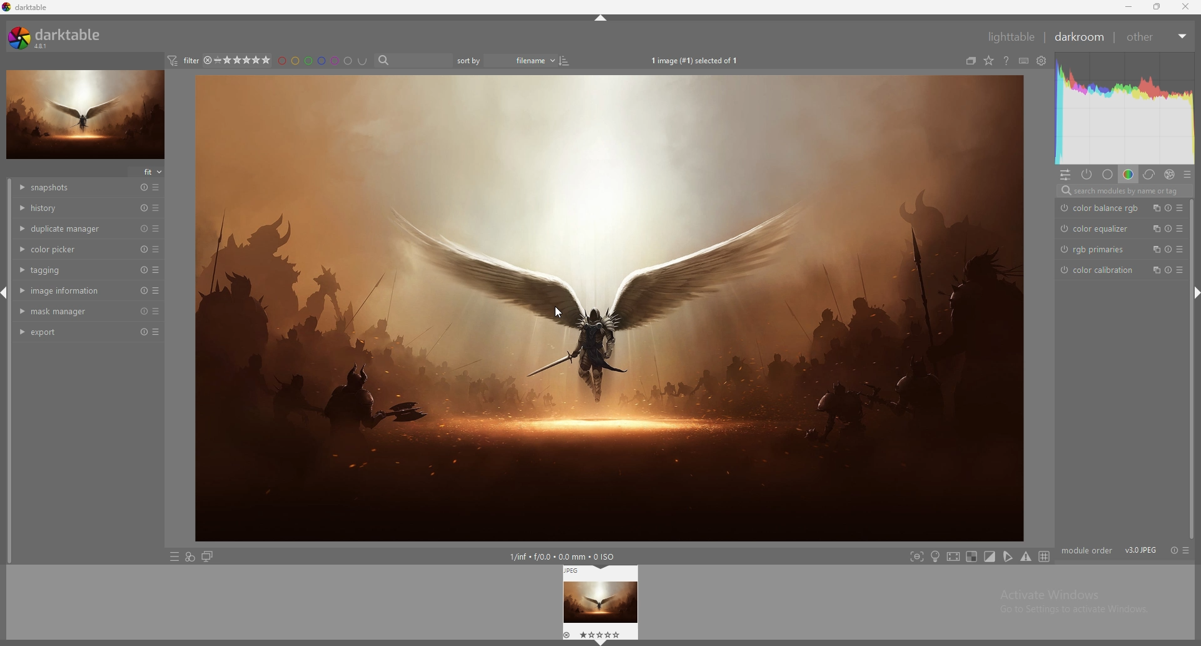 Image resolution: width=1201 pixels, height=646 pixels. I want to click on v3.0 JPEG, so click(1141, 549).